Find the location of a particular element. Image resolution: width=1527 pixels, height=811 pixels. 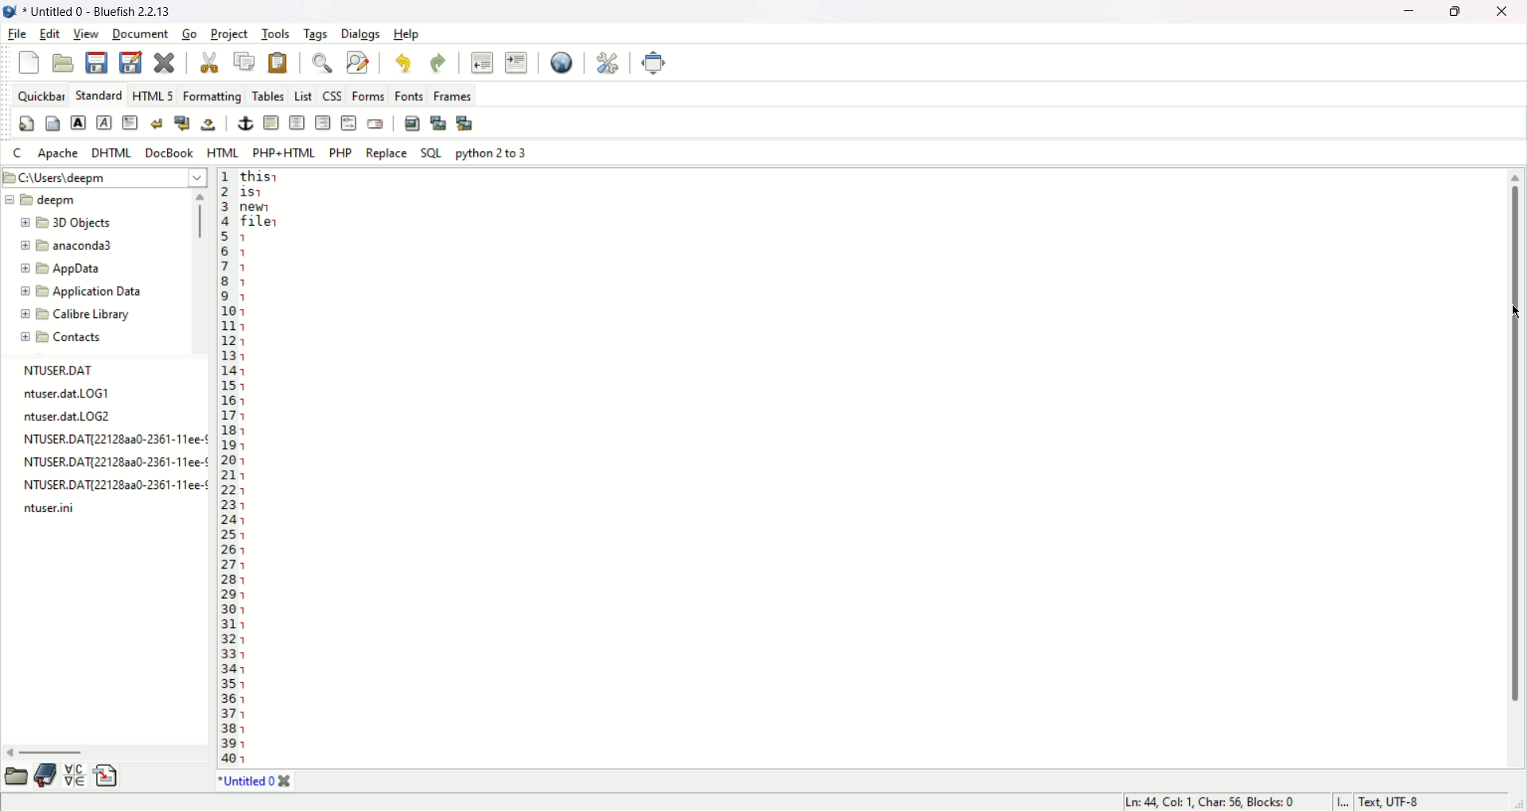

document is located at coordinates (141, 35).